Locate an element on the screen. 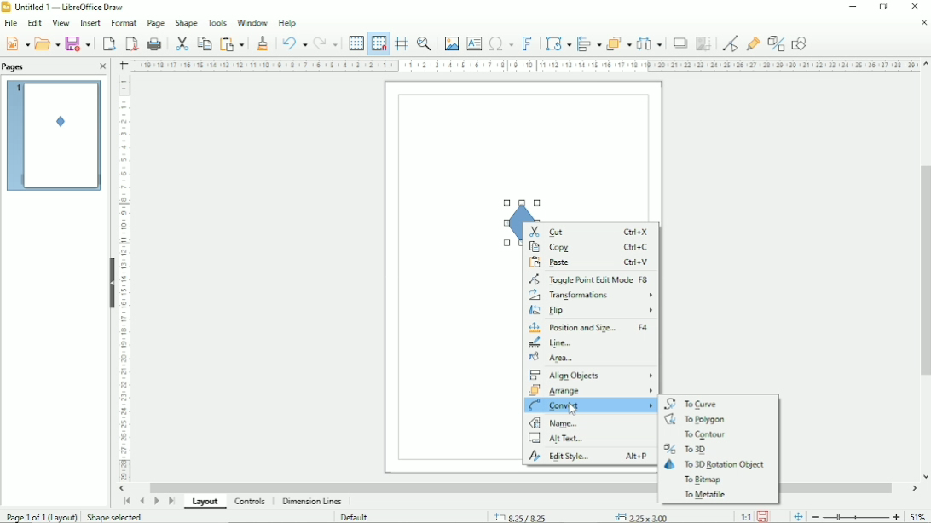 This screenshot has width=931, height=523. Arrange is located at coordinates (618, 43).